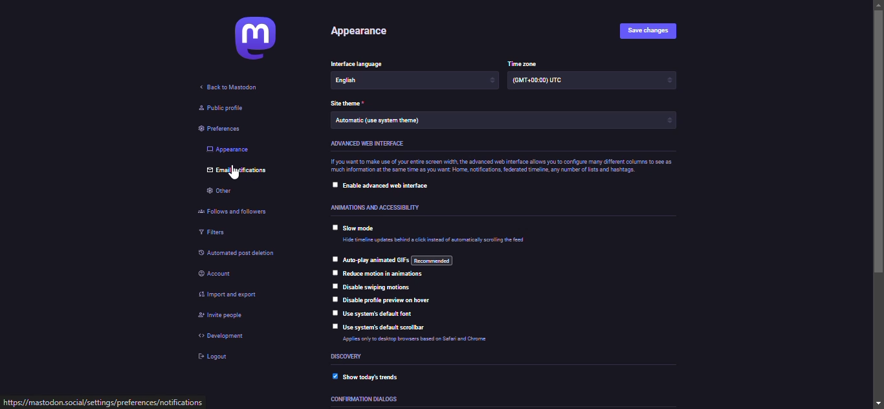 Image resolution: width=884 pixels, height=409 pixels. I want to click on language, so click(416, 81).